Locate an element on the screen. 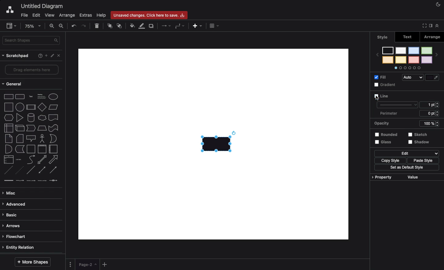 Image resolution: width=444 pixels, height=270 pixels. curve is located at coordinates (31, 160).